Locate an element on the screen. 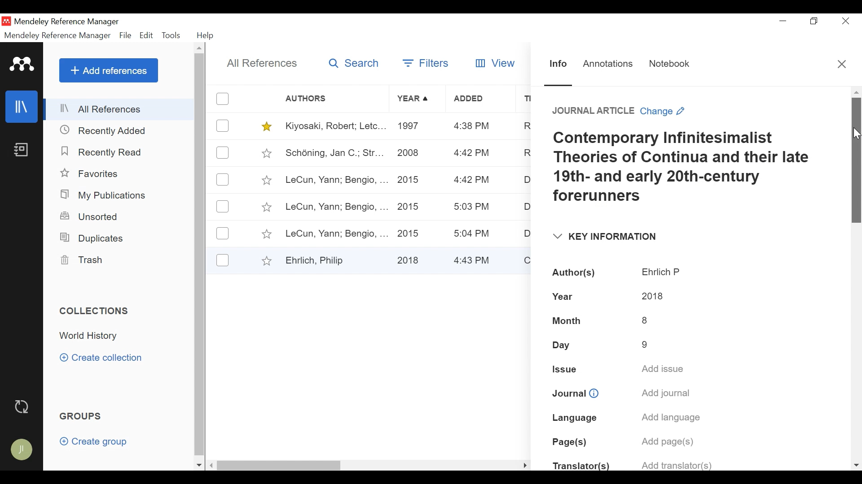 The width and height of the screenshot is (862, 484). scroll down is located at coordinates (856, 465).